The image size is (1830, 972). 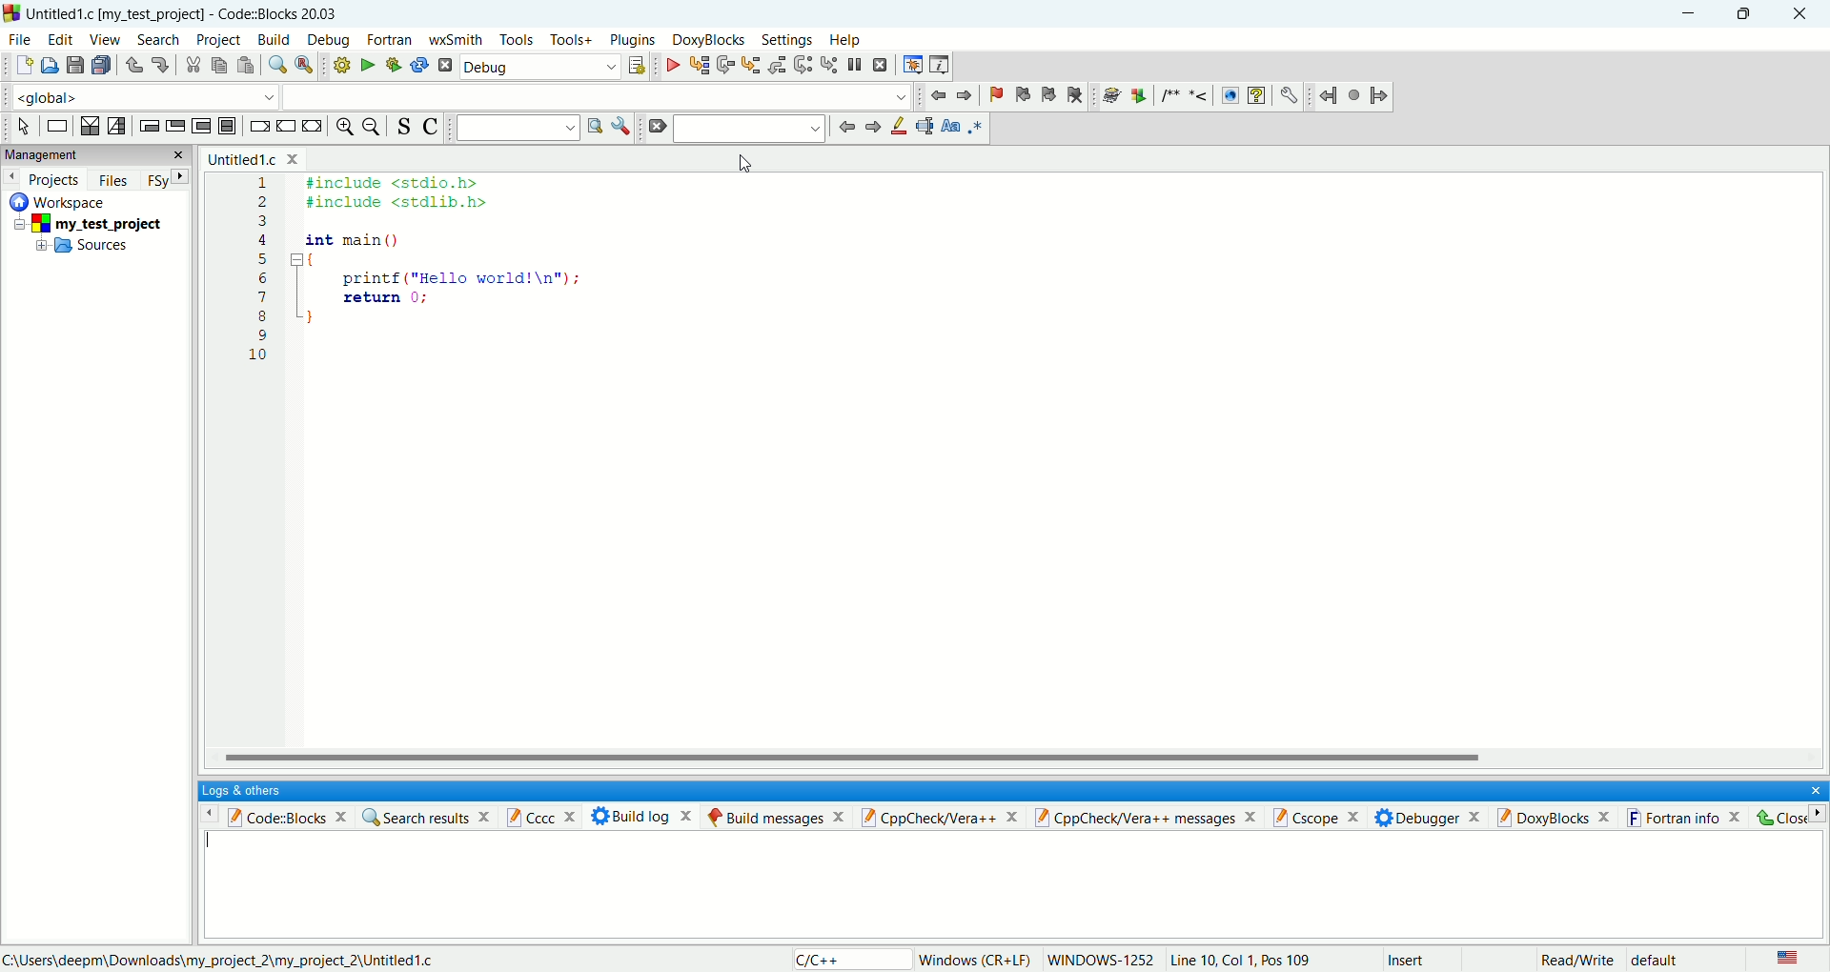 What do you see at coordinates (444, 65) in the screenshot?
I see `abort` at bounding box center [444, 65].